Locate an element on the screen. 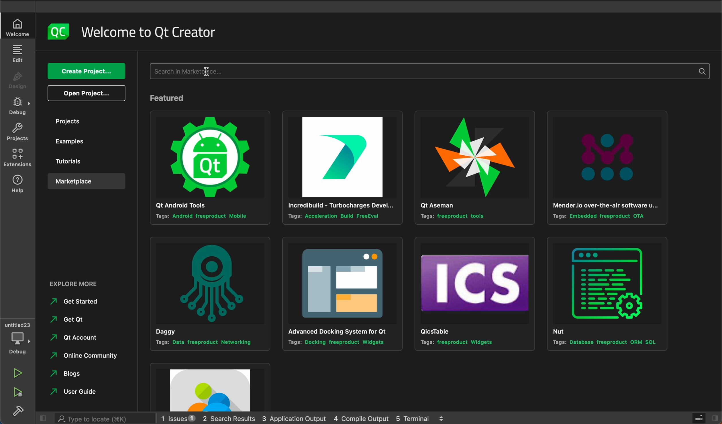  examples is located at coordinates (83, 144).